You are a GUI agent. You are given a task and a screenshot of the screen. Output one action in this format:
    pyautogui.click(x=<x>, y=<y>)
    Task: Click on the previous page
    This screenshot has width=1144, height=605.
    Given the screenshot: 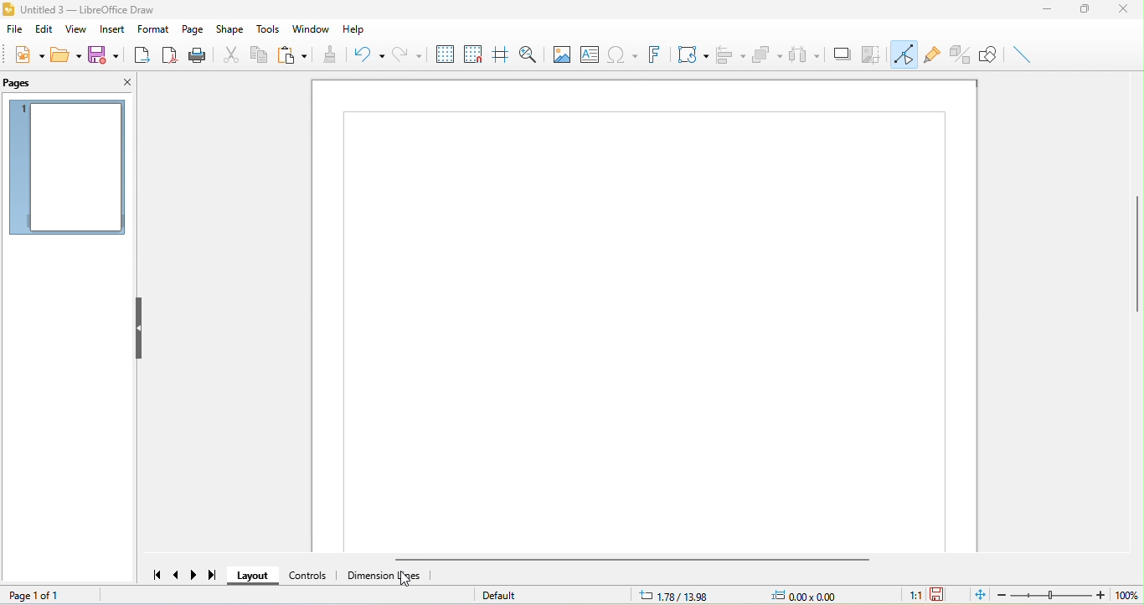 What is the action you would take?
    pyautogui.click(x=177, y=577)
    